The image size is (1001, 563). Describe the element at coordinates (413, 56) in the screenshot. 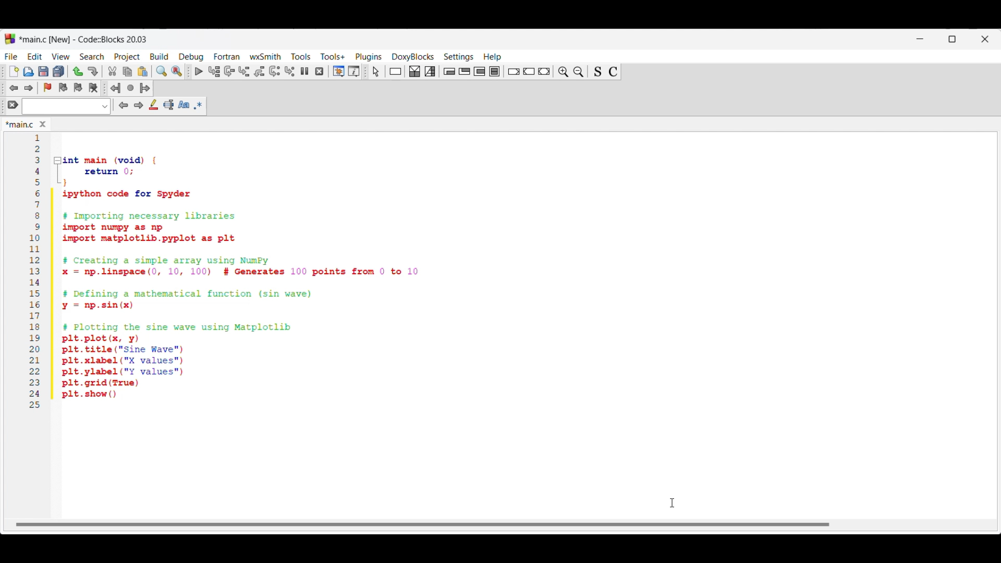

I see `DoxyBlocks menu` at that location.